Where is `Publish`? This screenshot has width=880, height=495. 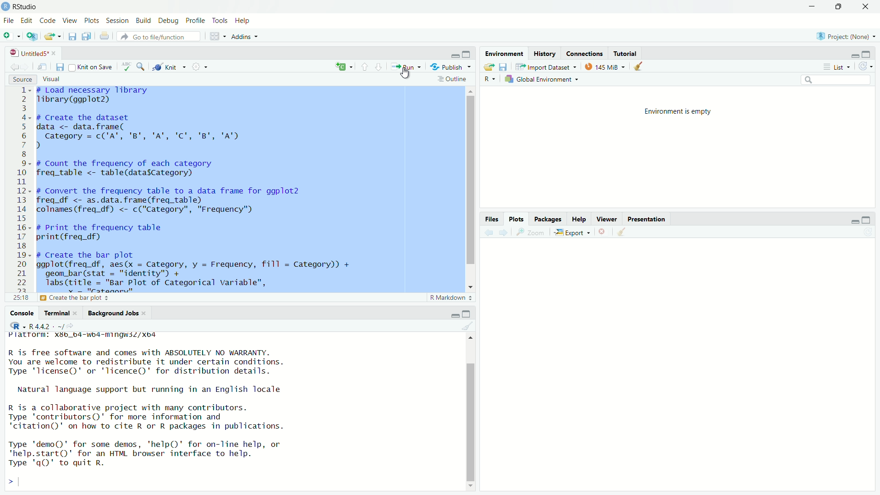
Publish is located at coordinates (451, 66).